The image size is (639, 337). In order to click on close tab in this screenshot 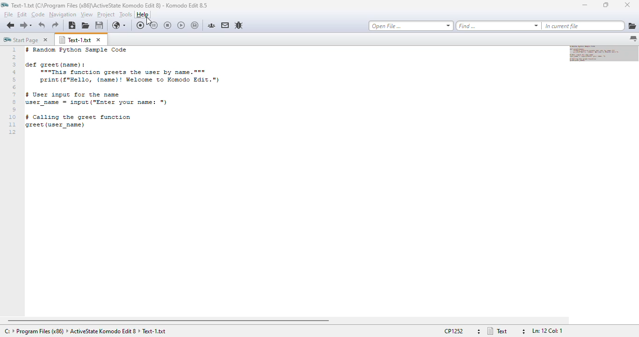, I will do `click(99, 40)`.